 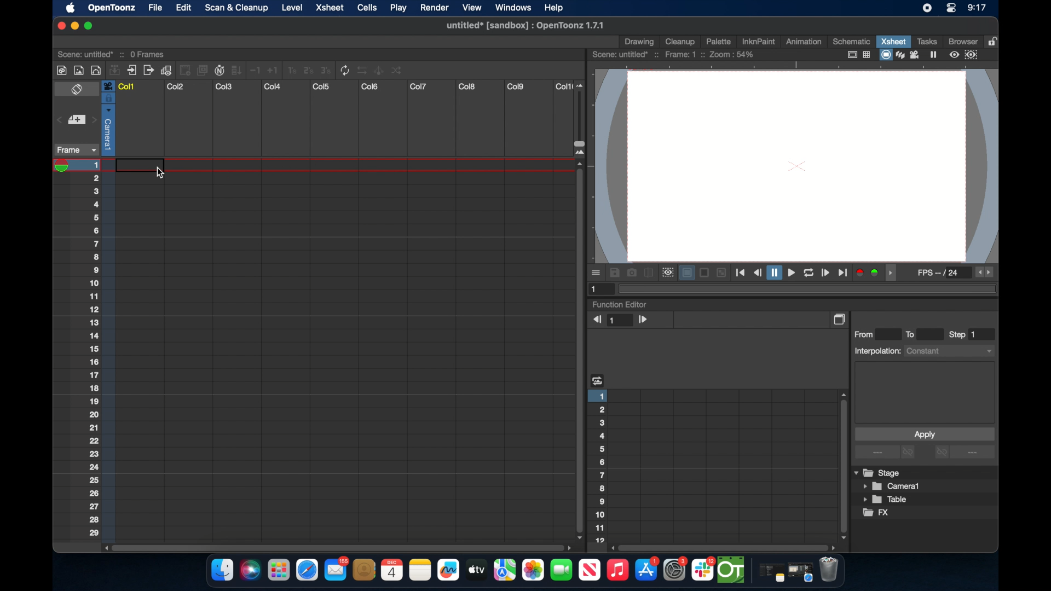 What do you see at coordinates (365, 570) in the screenshot?
I see `contacts` at bounding box center [365, 570].